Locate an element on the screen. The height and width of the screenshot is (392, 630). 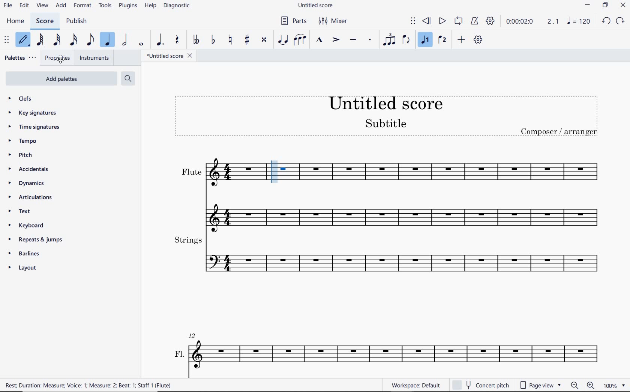
FILE NAME is located at coordinates (318, 6).